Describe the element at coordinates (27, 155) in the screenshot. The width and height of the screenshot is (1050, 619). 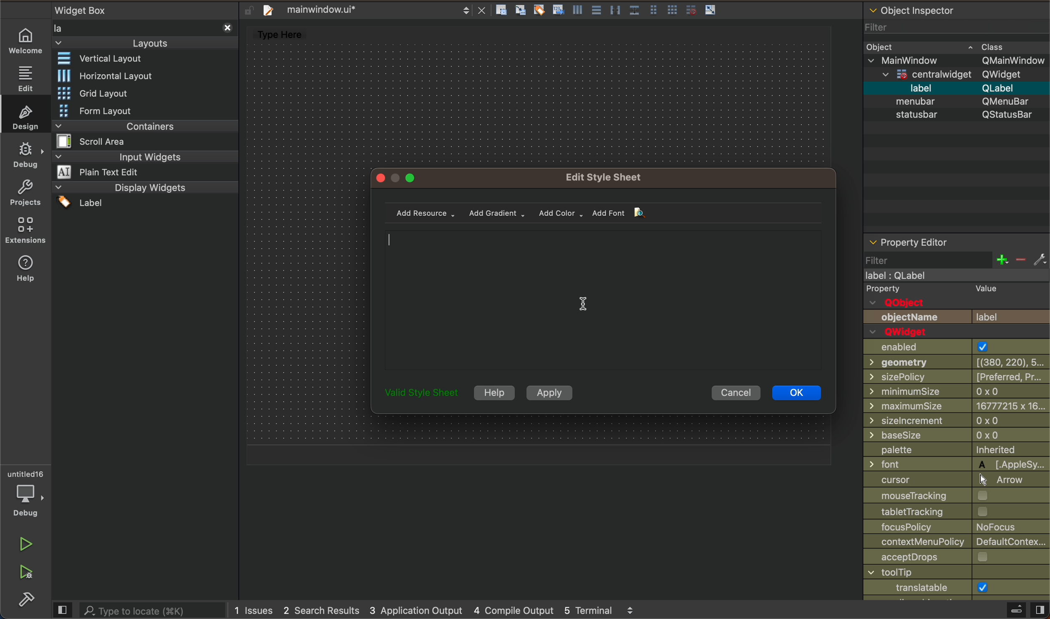
I see `debug` at that location.